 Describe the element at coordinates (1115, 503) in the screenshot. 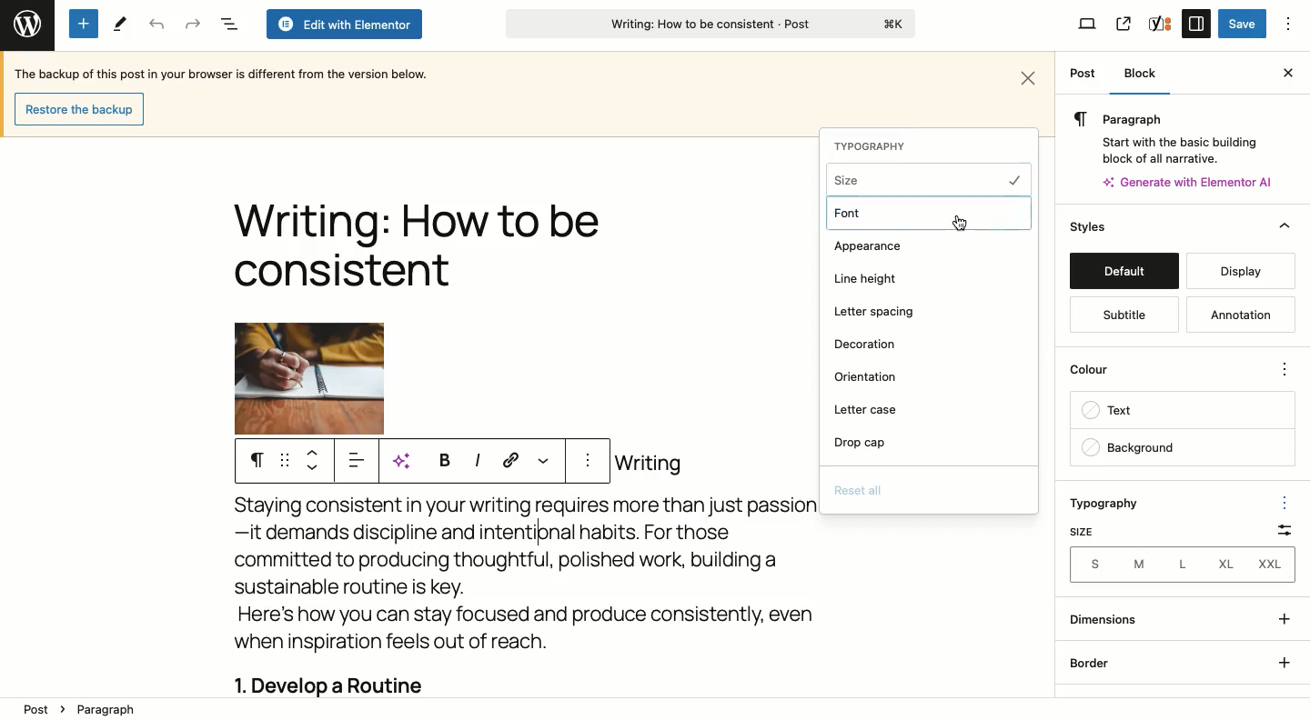

I see `Typography` at that location.